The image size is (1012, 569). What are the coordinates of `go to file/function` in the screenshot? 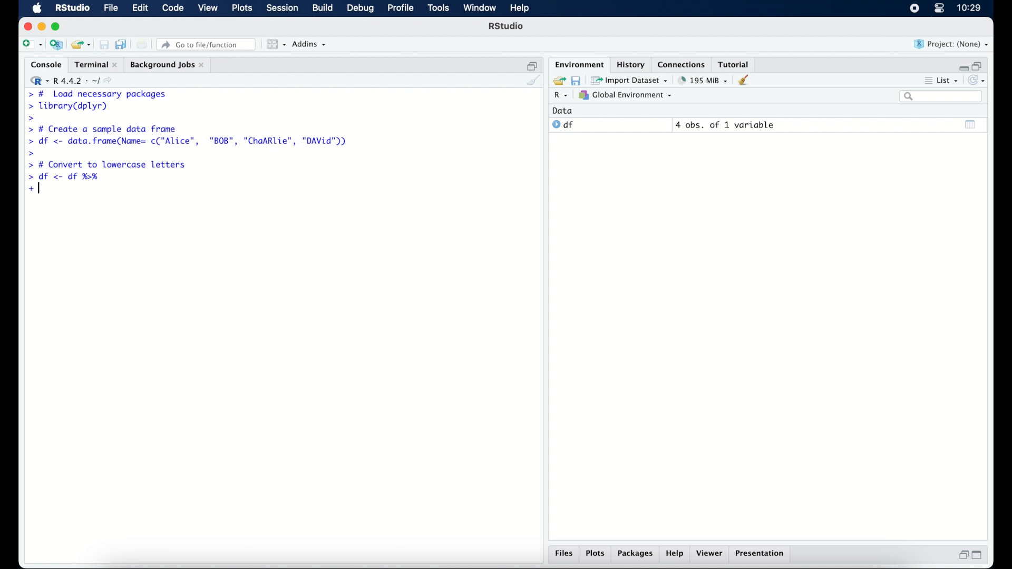 It's located at (207, 44).